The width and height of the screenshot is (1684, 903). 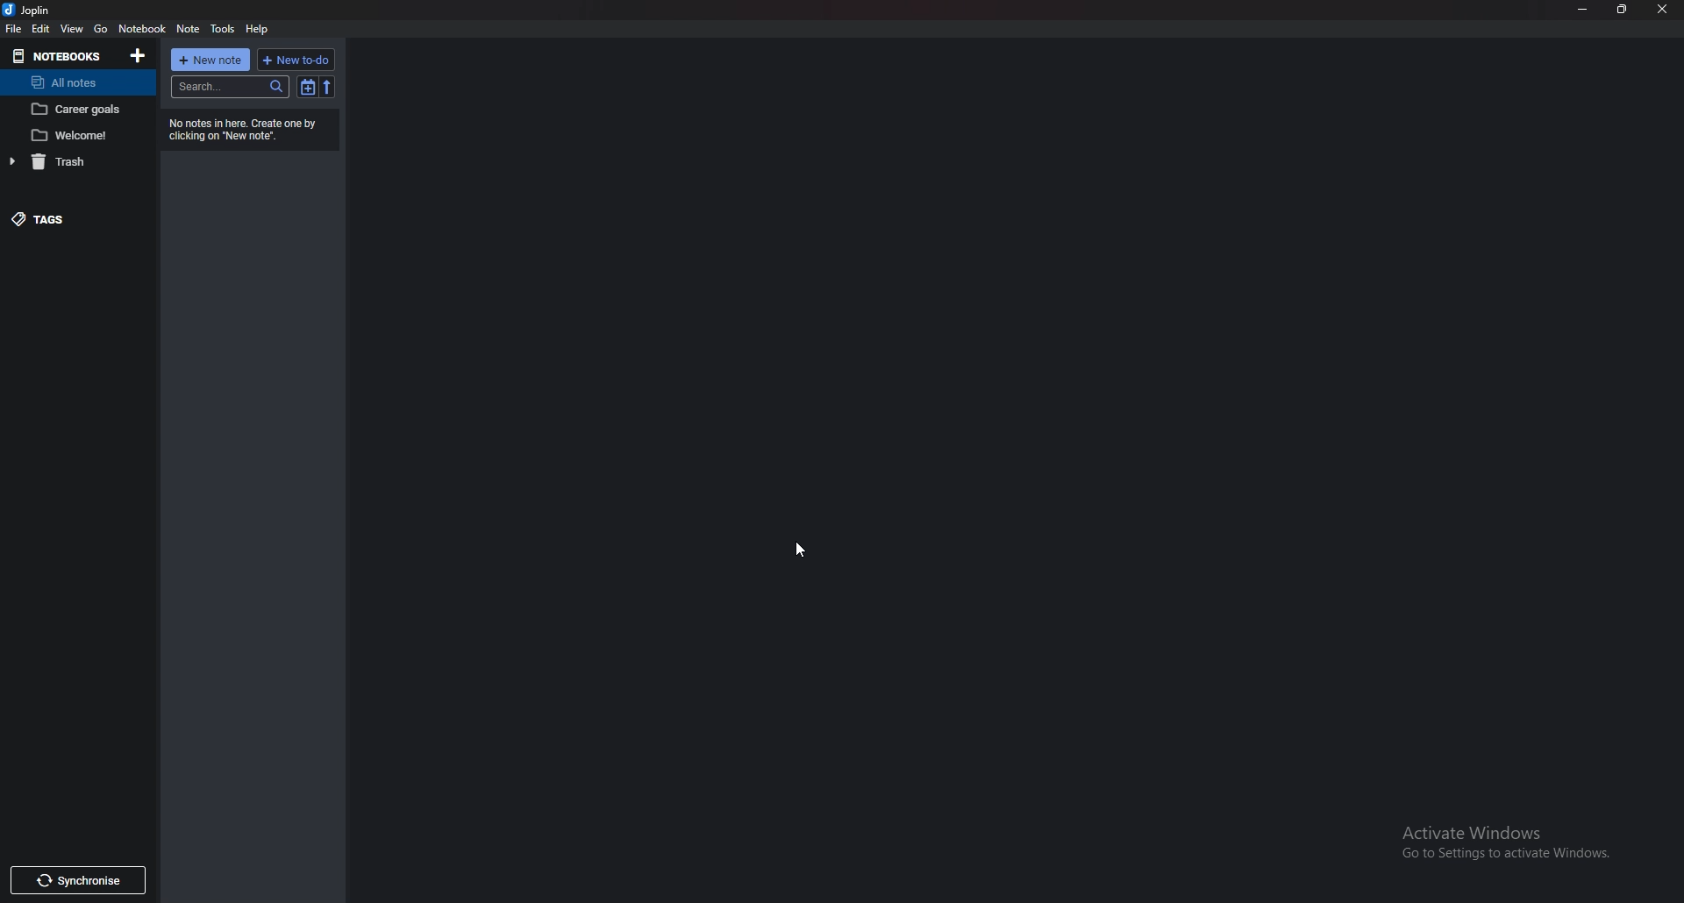 I want to click on reverse sort order, so click(x=329, y=86).